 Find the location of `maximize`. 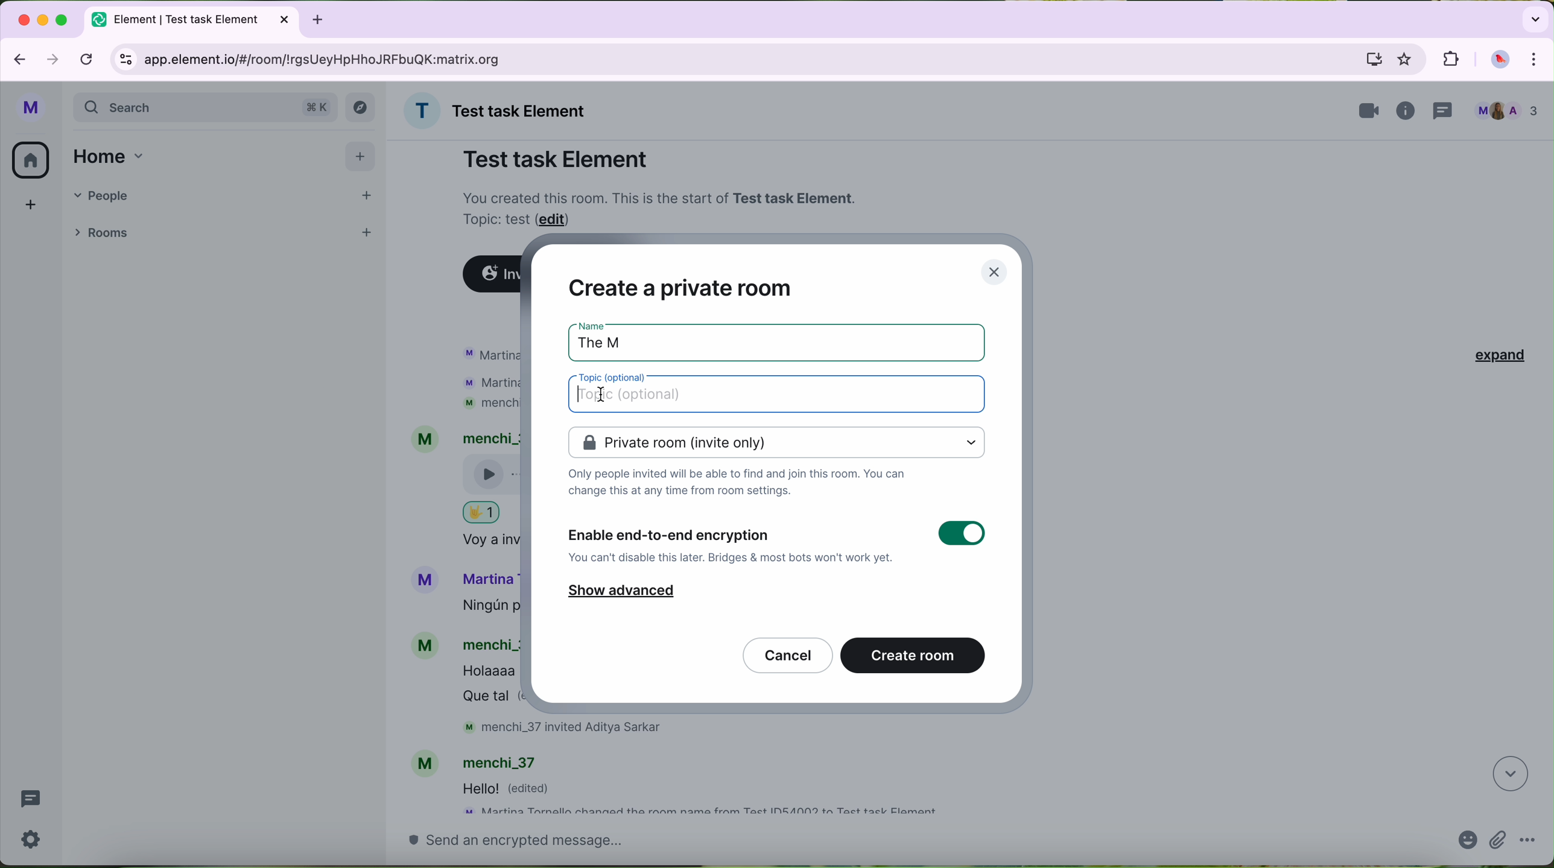

maximize is located at coordinates (63, 19).